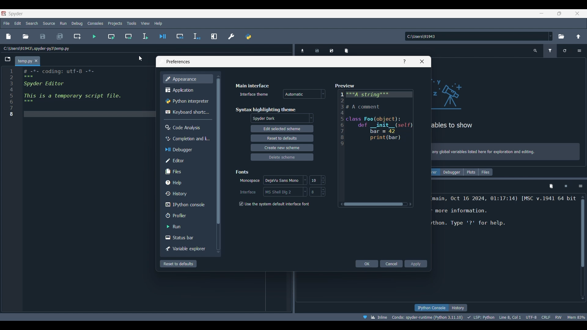  What do you see at coordinates (267, 109) in the screenshot?
I see `Syntax highlighting theme` at bounding box center [267, 109].